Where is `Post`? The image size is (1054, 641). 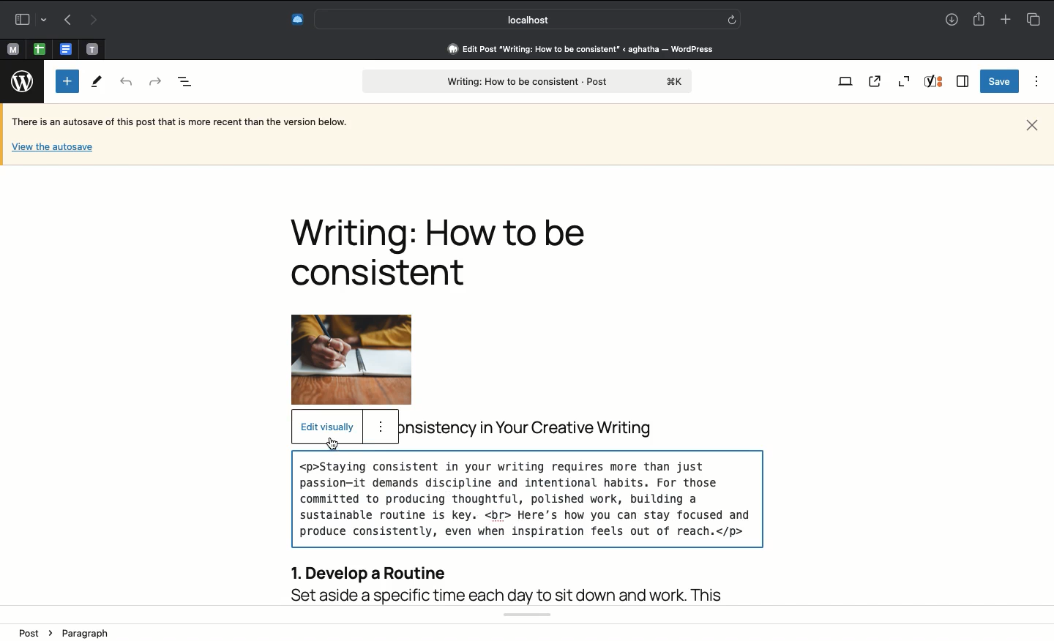 Post is located at coordinates (526, 82).